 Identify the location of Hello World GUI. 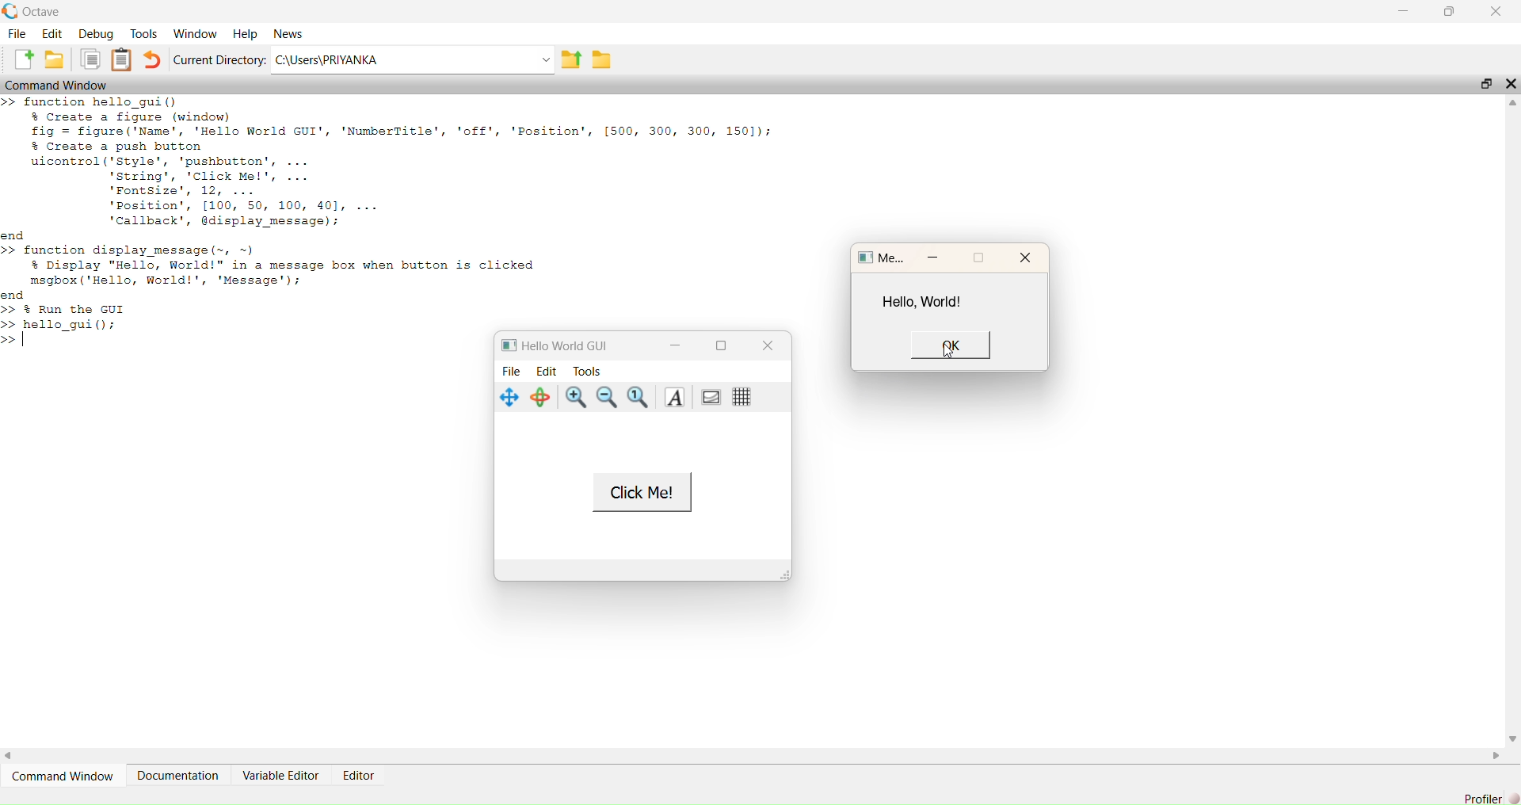
(563, 345).